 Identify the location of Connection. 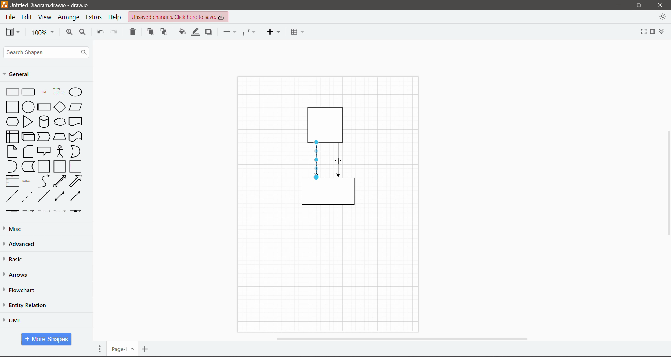
(229, 32).